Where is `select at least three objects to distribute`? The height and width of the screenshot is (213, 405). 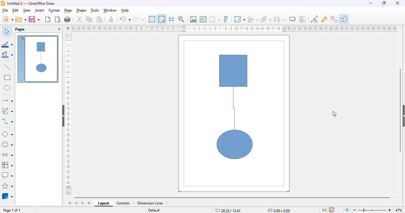 select at least three objects to distribute is located at coordinates (279, 19).